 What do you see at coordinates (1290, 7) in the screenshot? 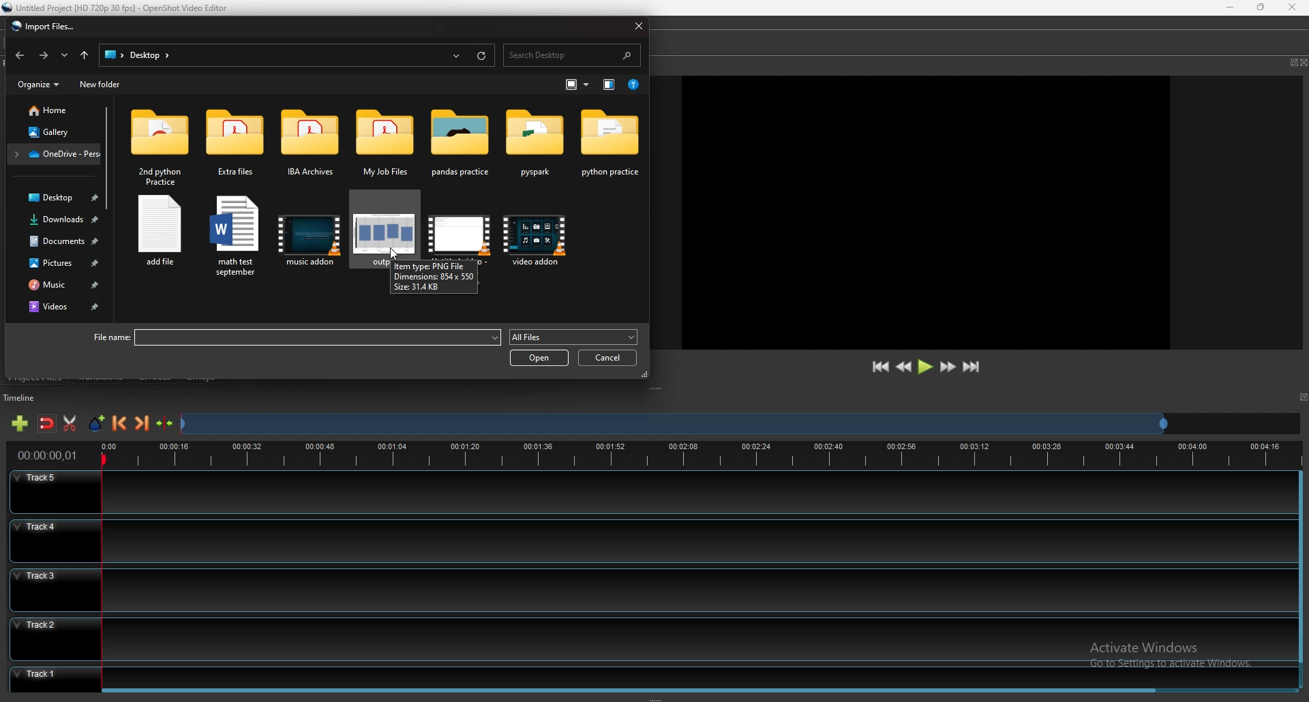
I see `close` at bounding box center [1290, 7].